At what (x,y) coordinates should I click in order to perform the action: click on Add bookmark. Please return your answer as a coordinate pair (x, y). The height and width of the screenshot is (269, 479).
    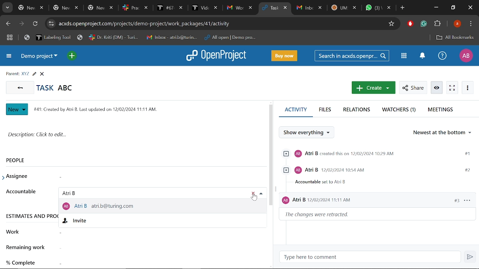
    Looking at the image, I should click on (393, 24).